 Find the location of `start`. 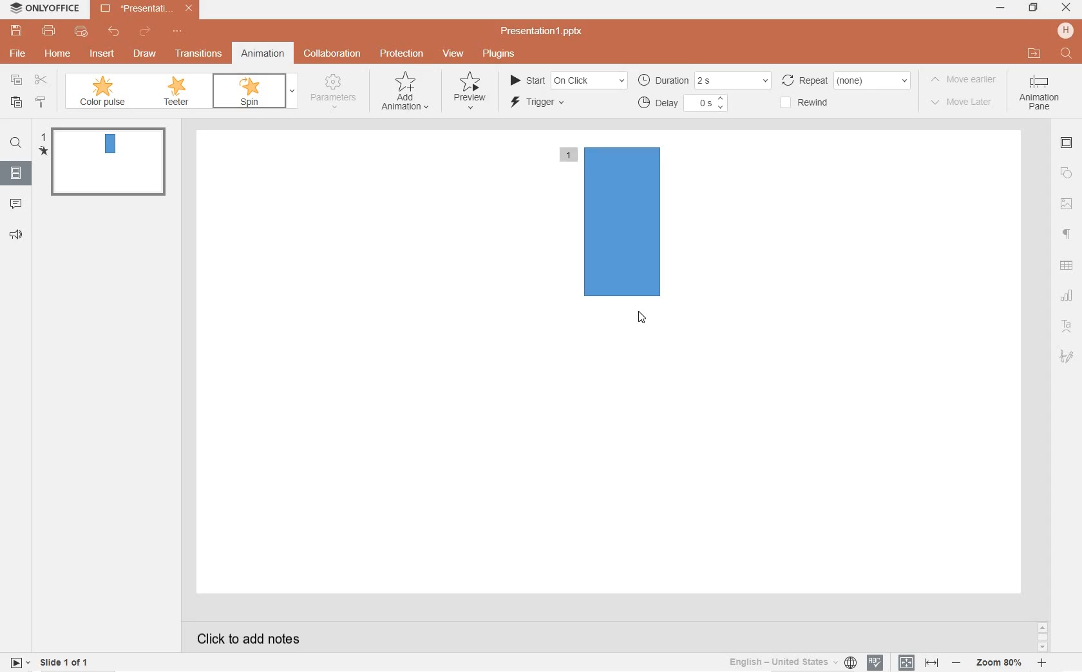

start is located at coordinates (567, 79).